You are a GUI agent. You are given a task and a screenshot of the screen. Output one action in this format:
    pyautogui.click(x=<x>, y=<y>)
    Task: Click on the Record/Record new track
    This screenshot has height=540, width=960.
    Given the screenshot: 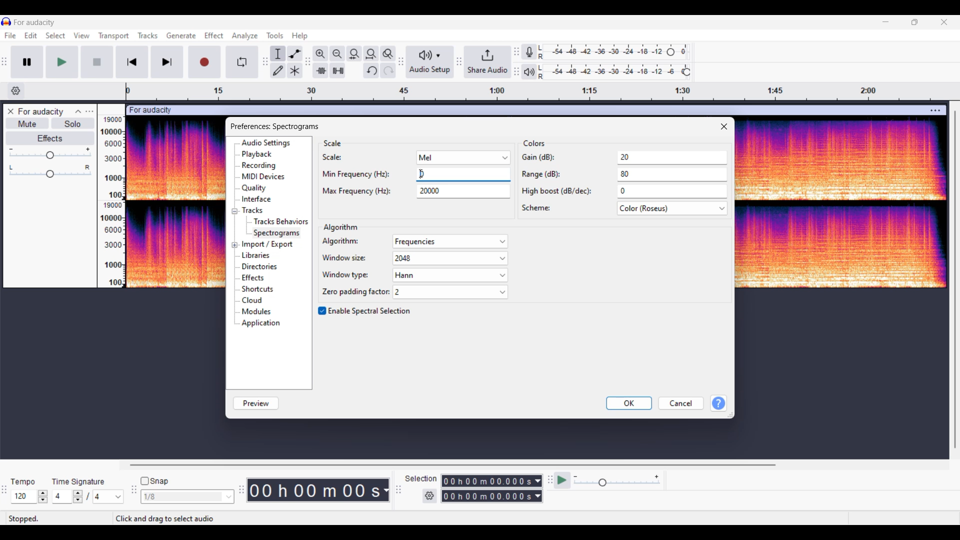 What is the action you would take?
    pyautogui.click(x=205, y=62)
    